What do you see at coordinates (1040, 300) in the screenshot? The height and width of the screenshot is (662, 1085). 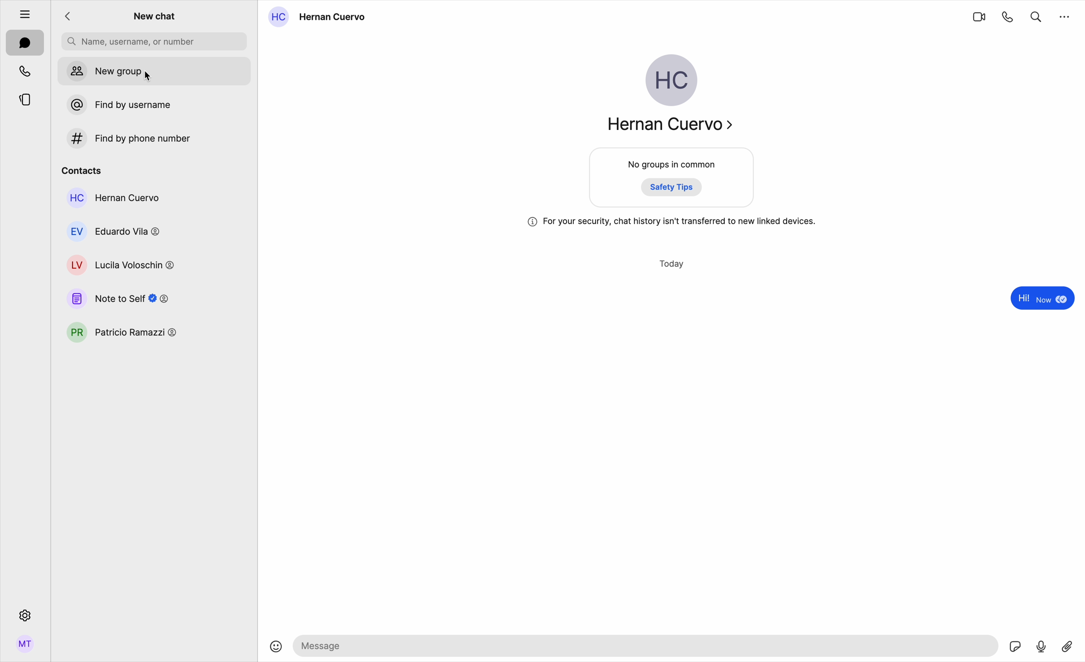 I see `message ` at bounding box center [1040, 300].